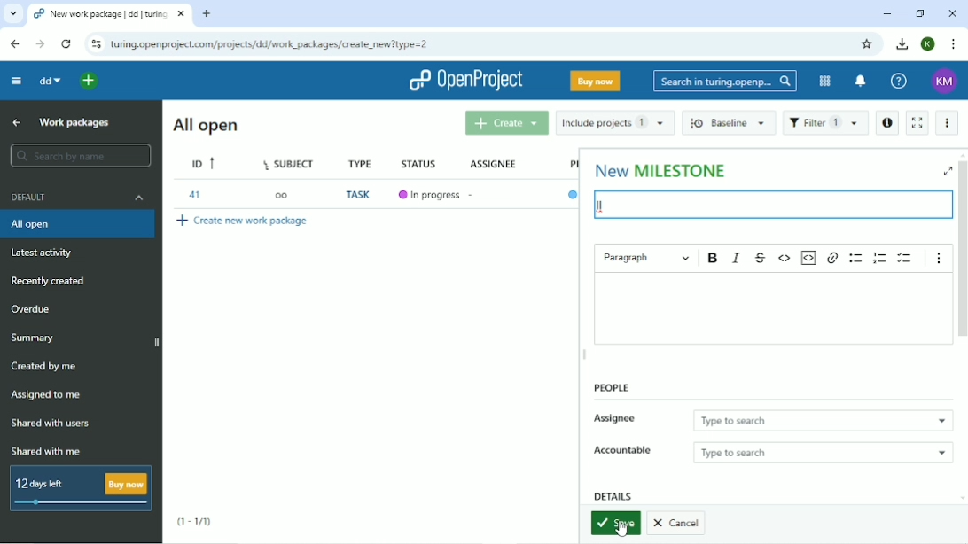  Describe the element at coordinates (205, 163) in the screenshot. I see `ID` at that location.